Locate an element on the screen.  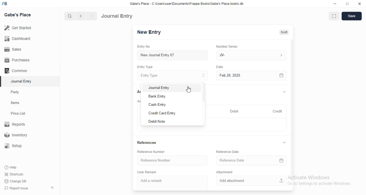
New Entry is located at coordinates (149, 32).